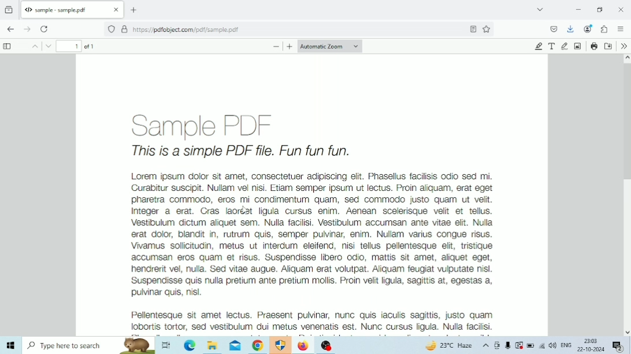 The height and width of the screenshot is (354, 631). I want to click on List all tabs, so click(540, 9).